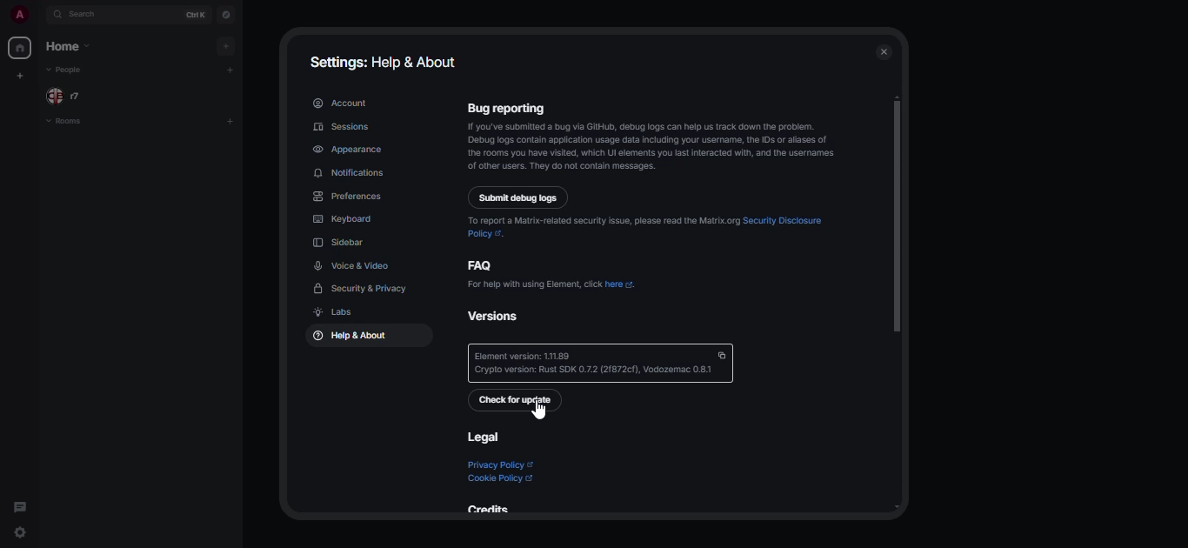 This screenshot has width=1188, height=548. Describe the element at coordinates (651, 136) in the screenshot. I see `Bug reporting

you've submited a bug via Gib, debug 09s can help us rack down the problem.
Debug ogs contain application usage daa ncuding your username, he 03 o alases of
1a rooms you have isted, which UI lements you ast interacted with, and the usernames
of other users. Thay do not contain messeges.` at that location.